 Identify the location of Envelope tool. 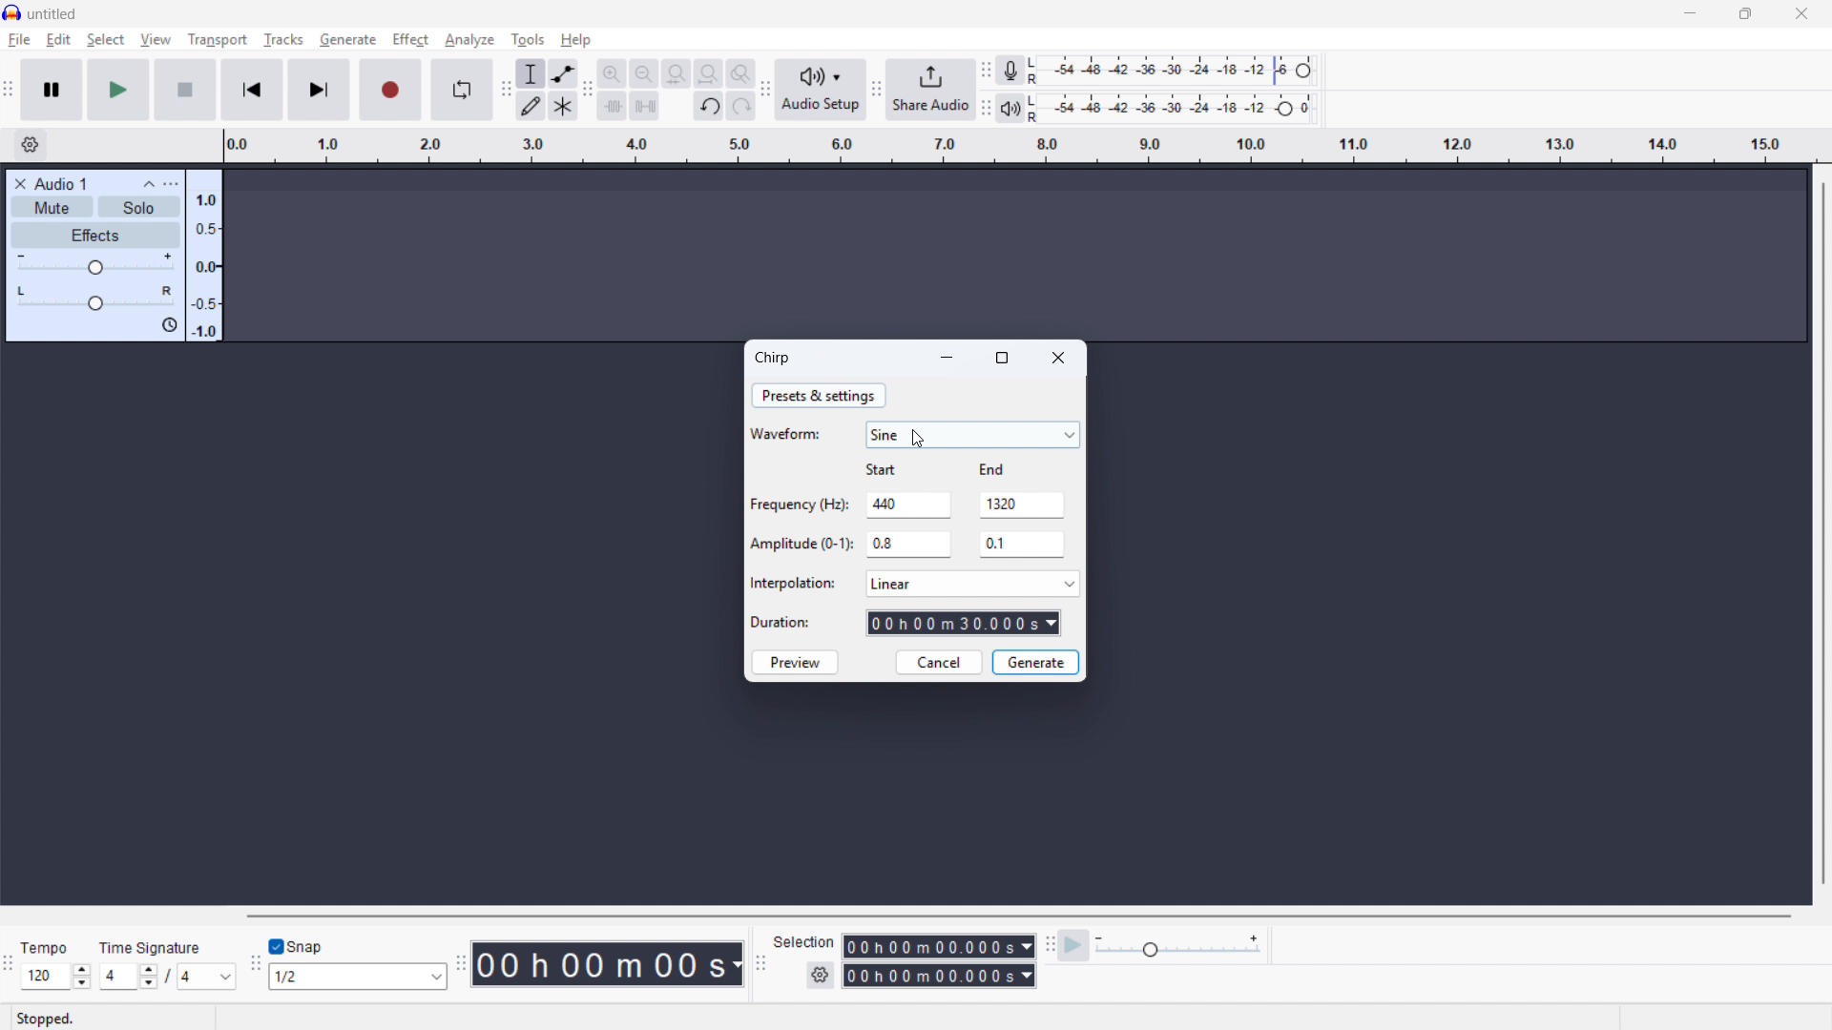
(564, 73).